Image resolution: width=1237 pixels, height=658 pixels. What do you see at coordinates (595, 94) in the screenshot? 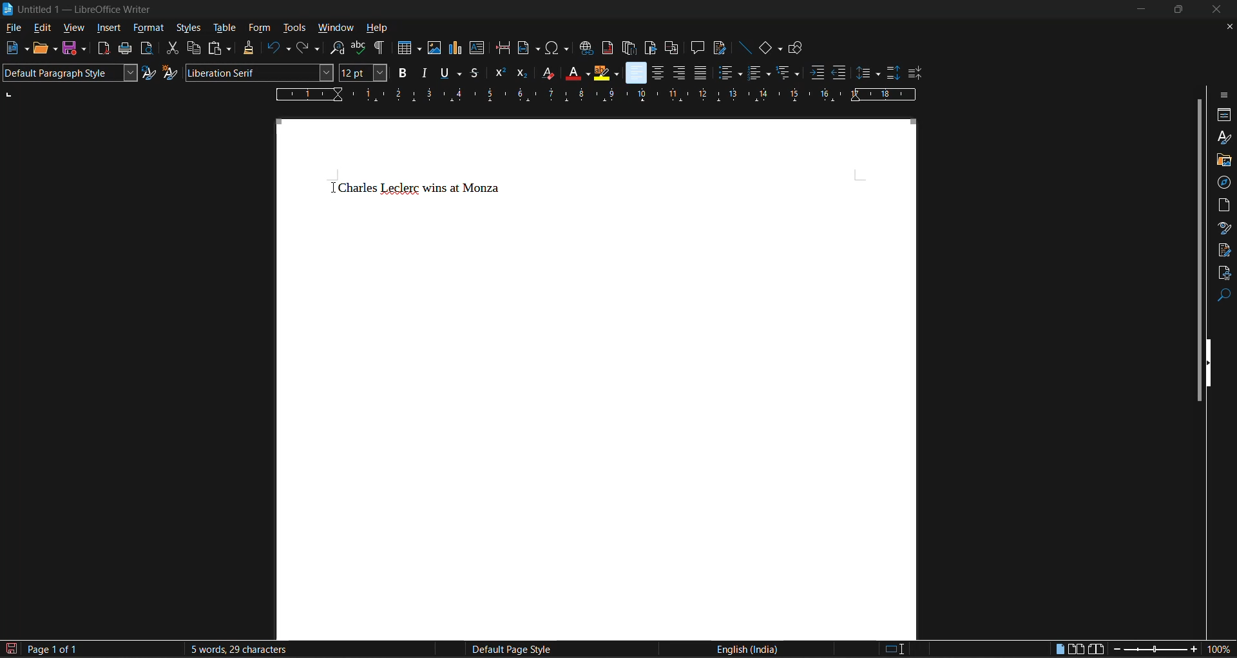
I see `page ruler` at bounding box center [595, 94].